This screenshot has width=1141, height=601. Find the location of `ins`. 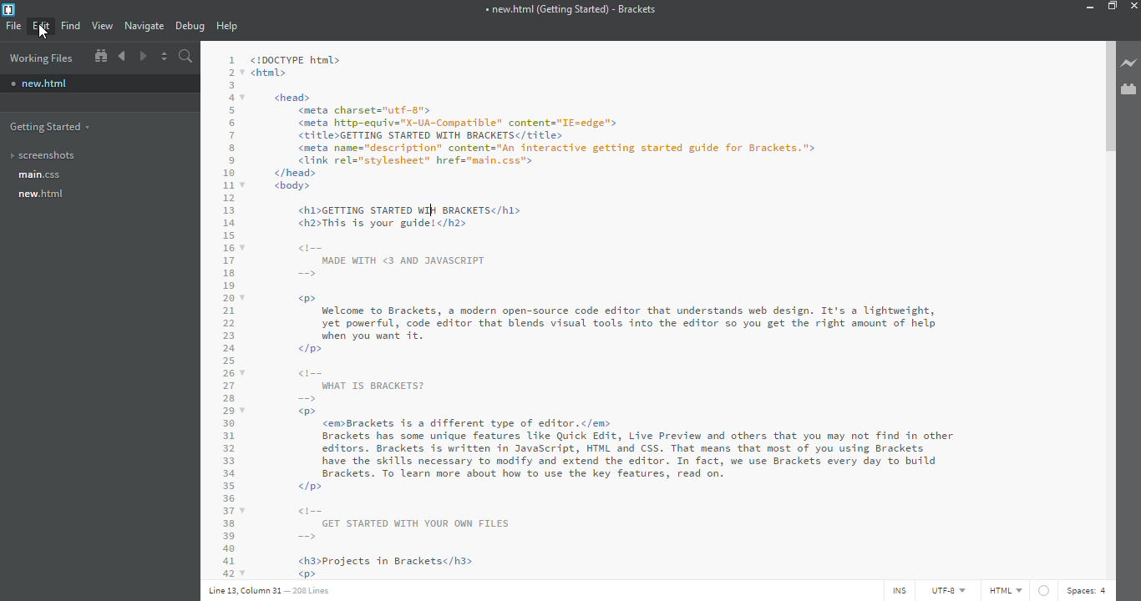

ins is located at coordinates (897, 591).